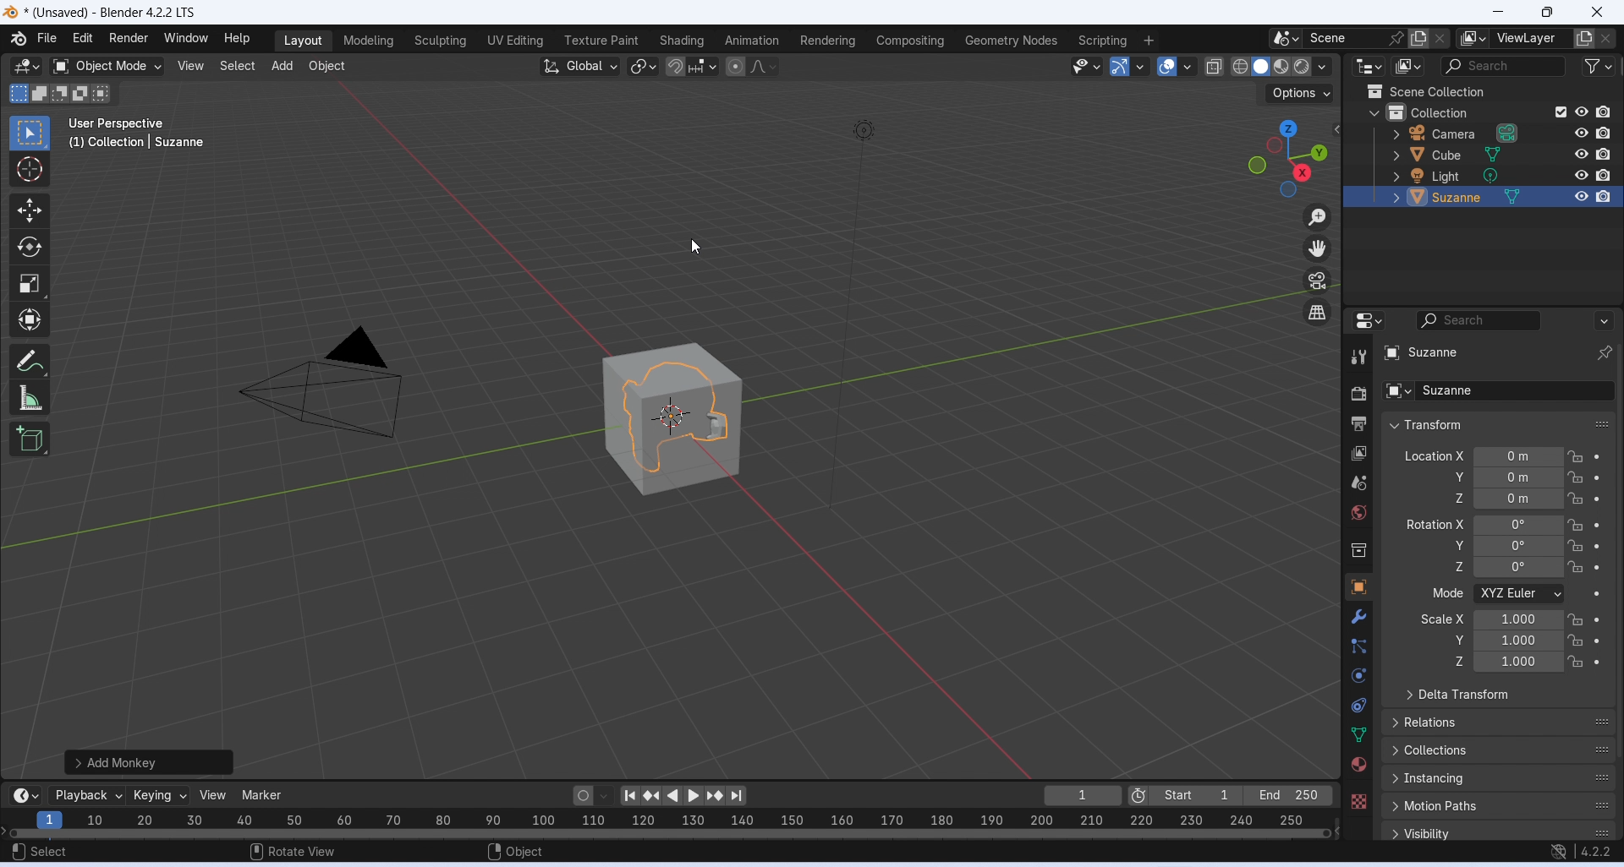  What do you see at coordinates (1501, 67) in the screenshot?
I see `display filter` at bounding box center [1501, 67].